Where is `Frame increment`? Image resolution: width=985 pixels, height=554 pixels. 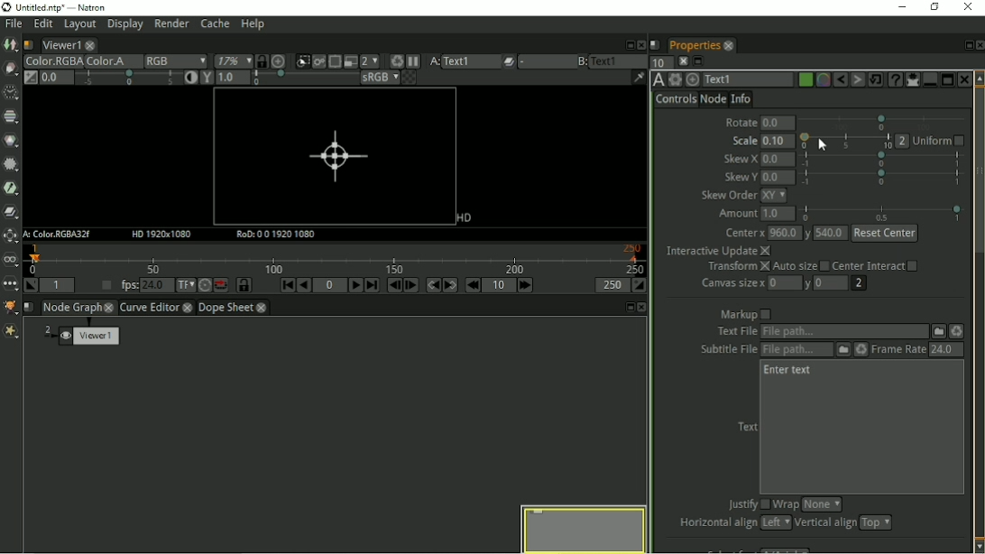 Frame increment is located at coordinates (499, 285).